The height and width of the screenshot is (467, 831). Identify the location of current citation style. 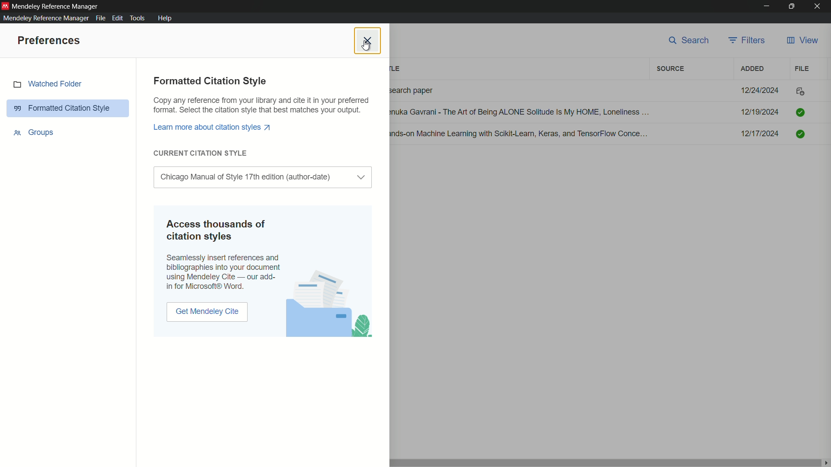
(202, 153).